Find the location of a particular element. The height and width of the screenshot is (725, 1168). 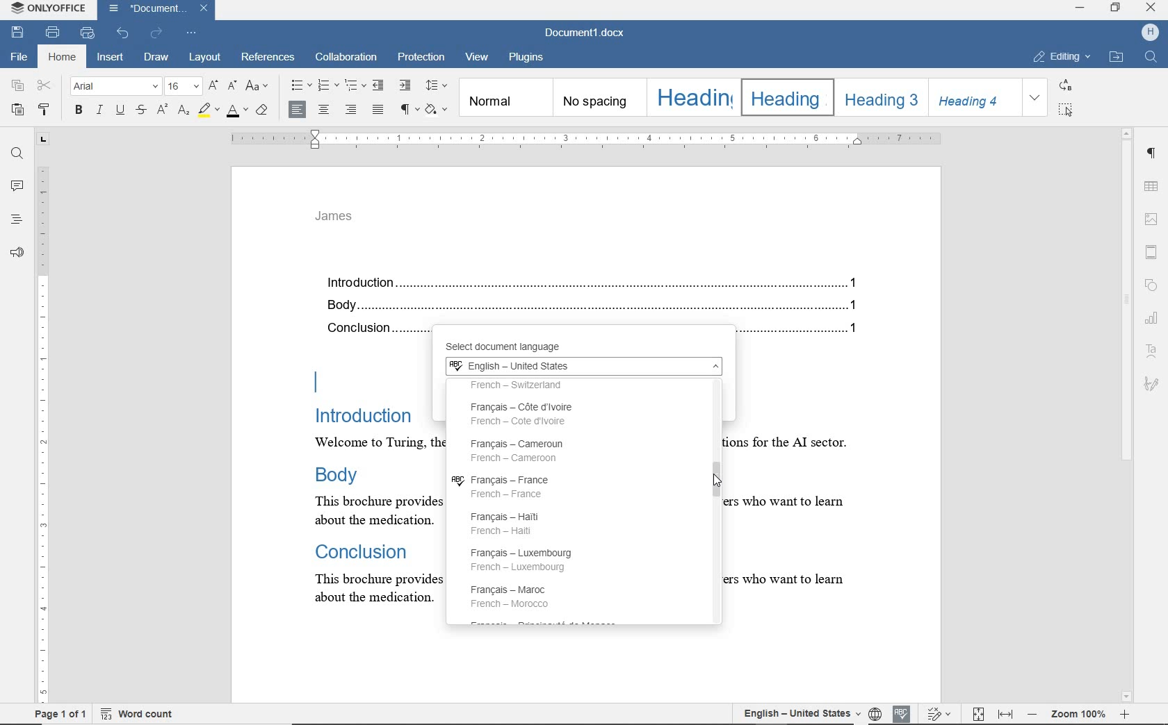

CLOSE is located at coordinates (1149, 8).